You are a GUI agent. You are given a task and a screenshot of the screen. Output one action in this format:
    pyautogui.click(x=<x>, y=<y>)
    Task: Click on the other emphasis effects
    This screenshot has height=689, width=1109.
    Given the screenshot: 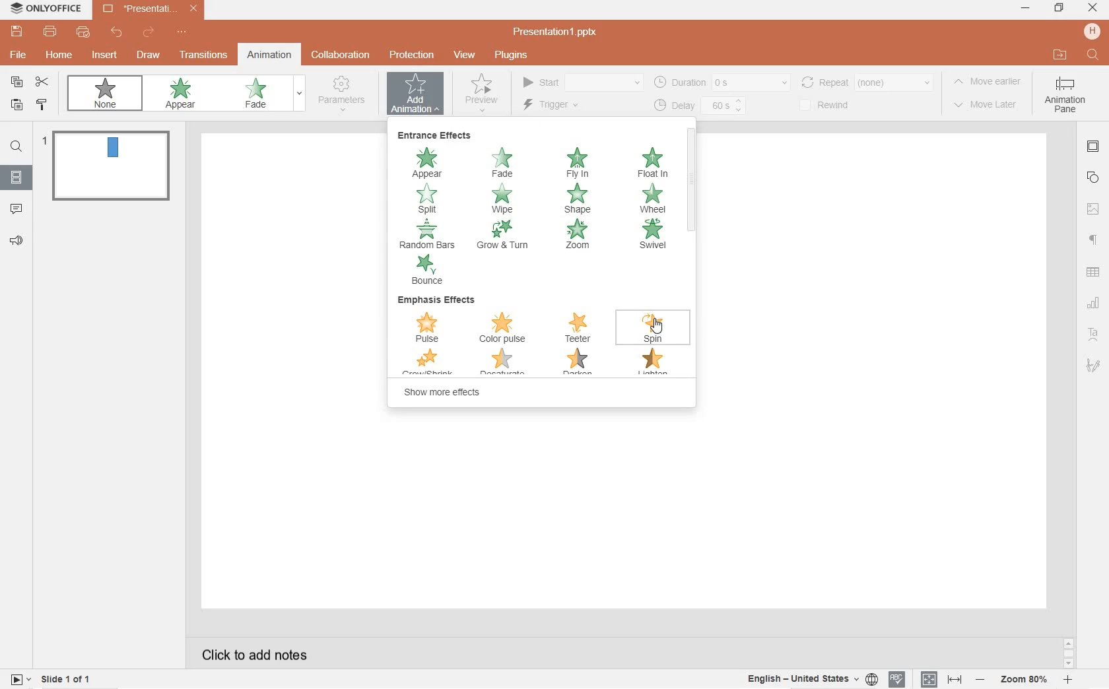 What is the action you would take?
    pyautogui.click(x=543, y=364)
    